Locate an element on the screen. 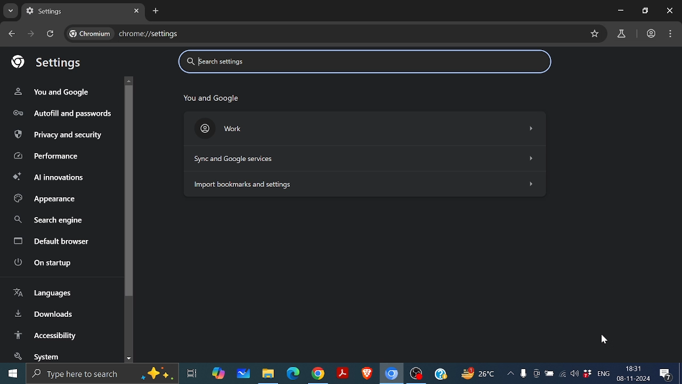 This screenshot has width=682, height=384. Mark as favorite is located at coordinates (595, 34).